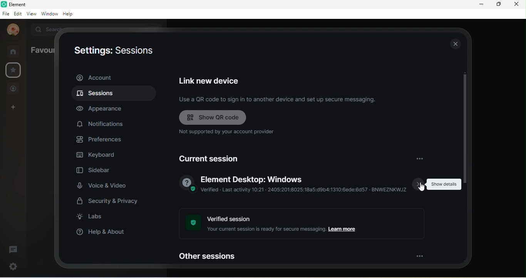 This screenshot has height=278, width=526. I want to click on verified-last activity 10.21 2405:201:8025:18a5:d8b4:1310:6ede:6d57 bnweznkwjz, so click(305, 190).